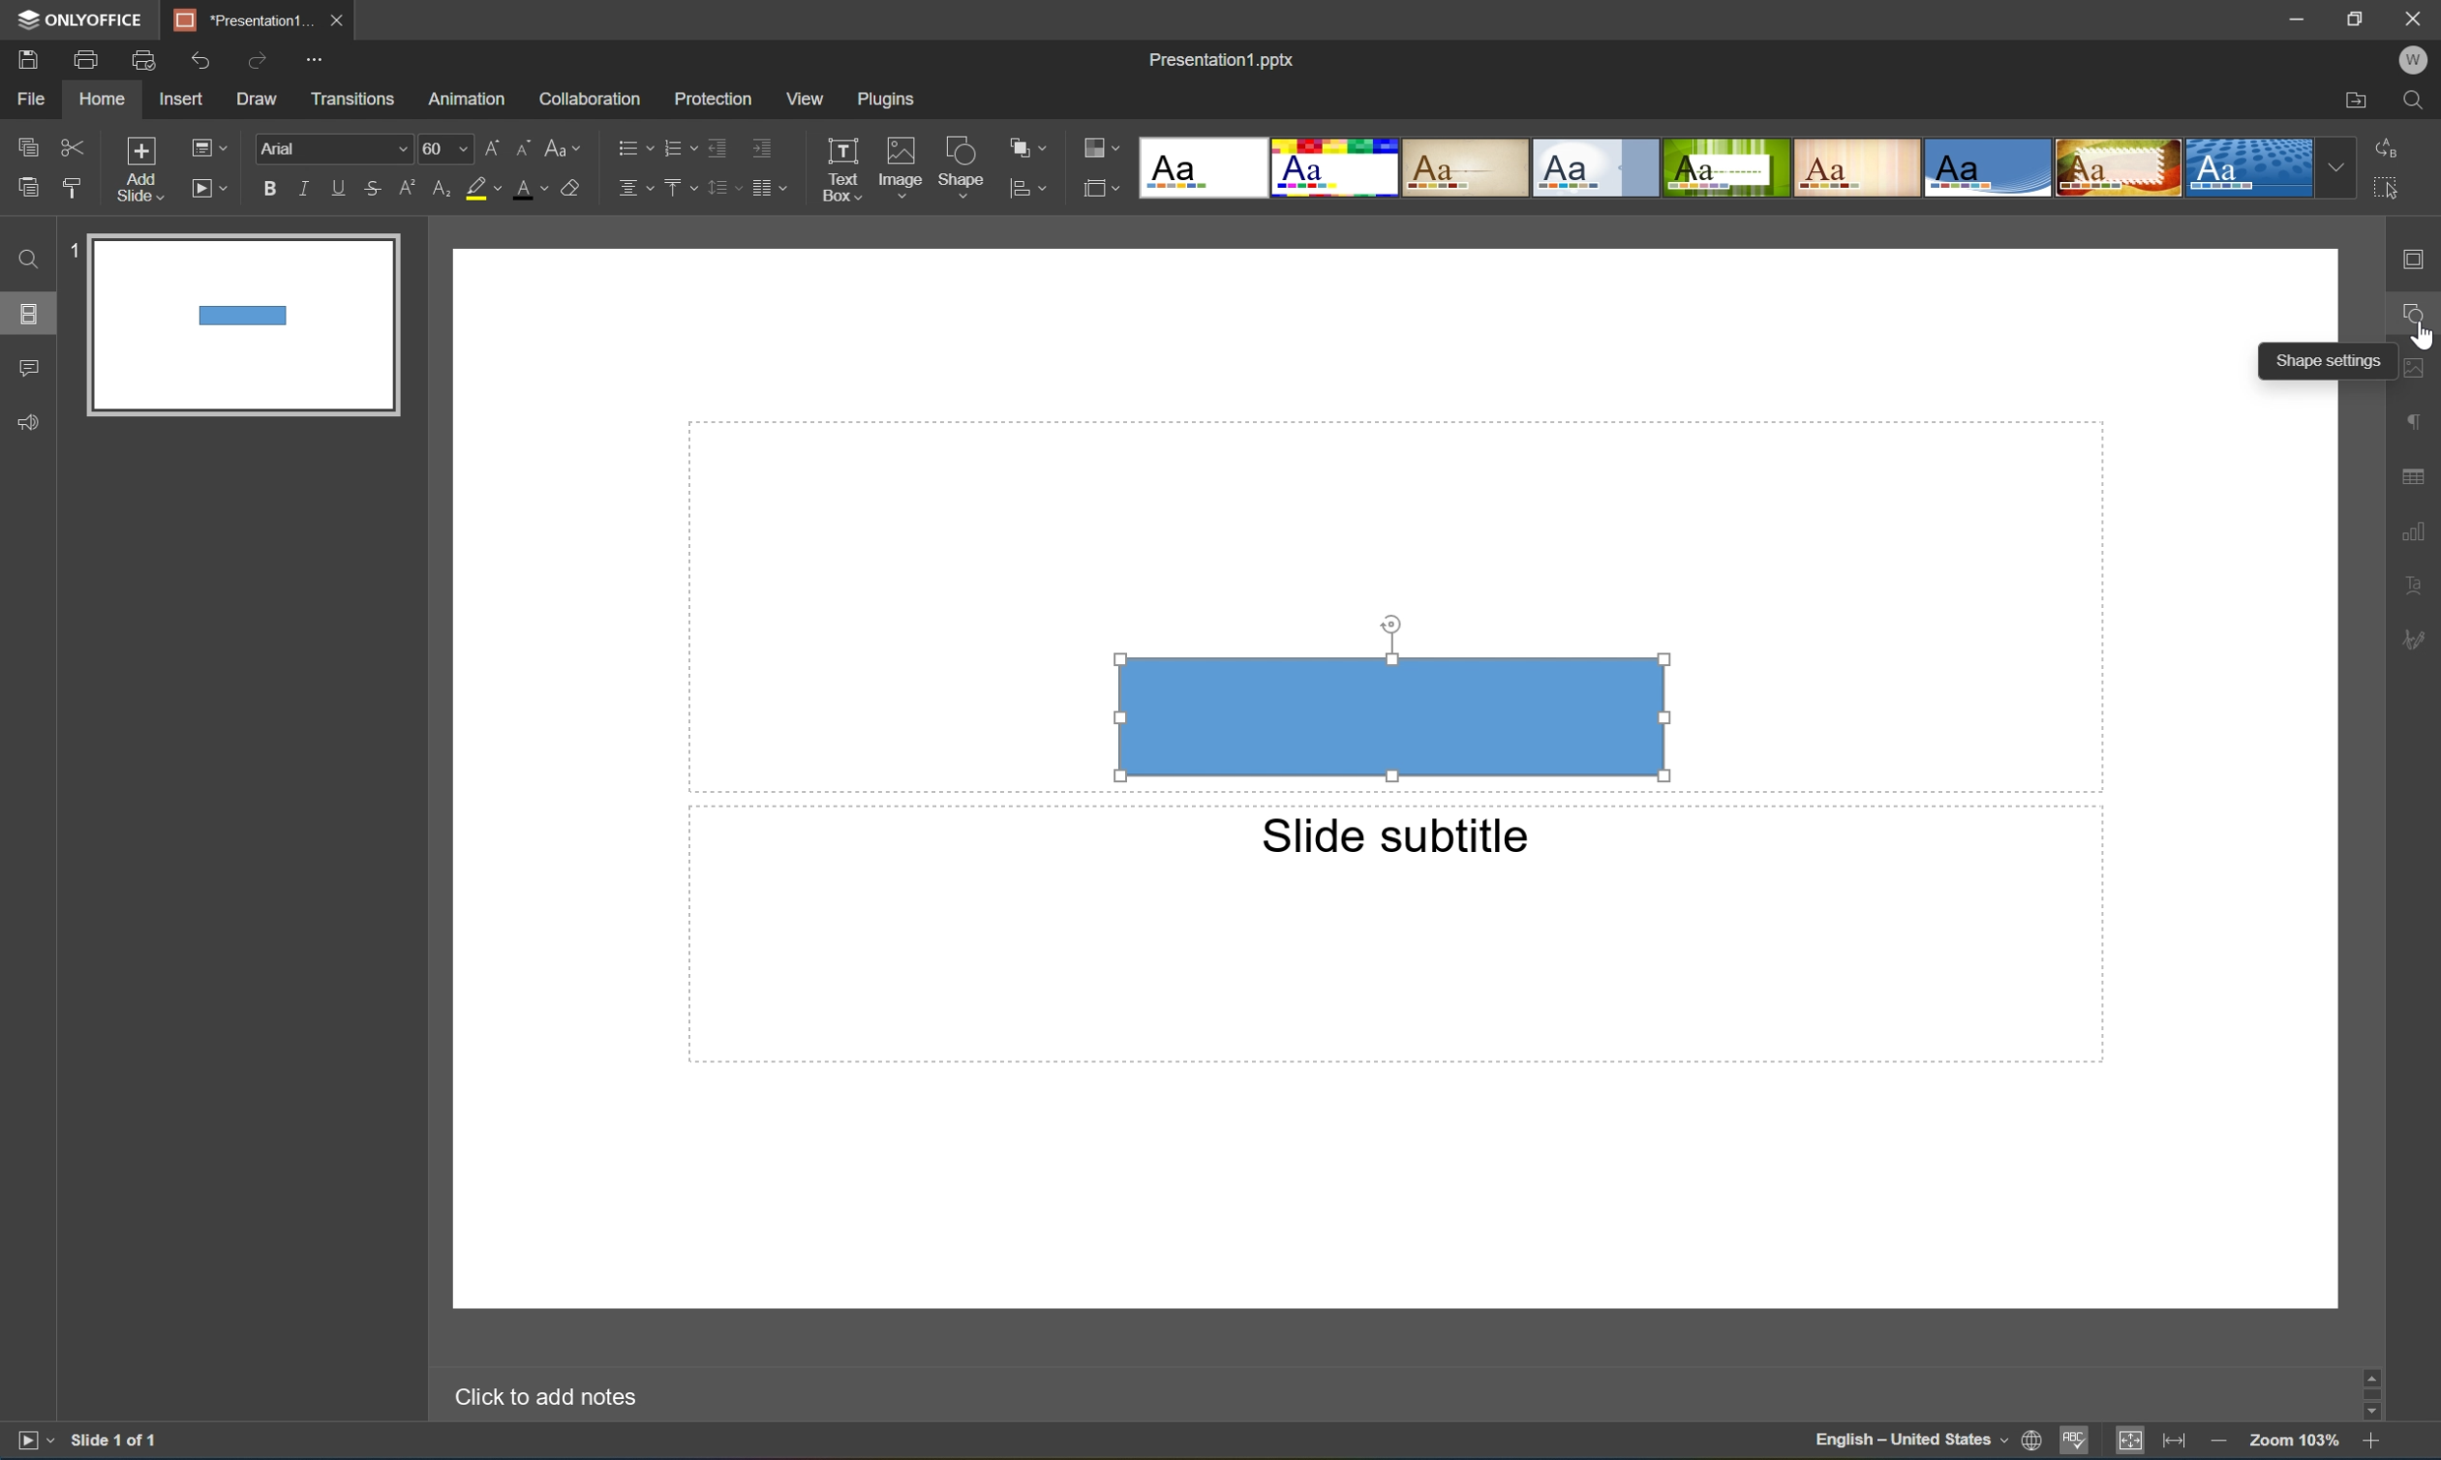 The image size is (2441, 1460). I want to click on Rectangle, so click(1393, 716).